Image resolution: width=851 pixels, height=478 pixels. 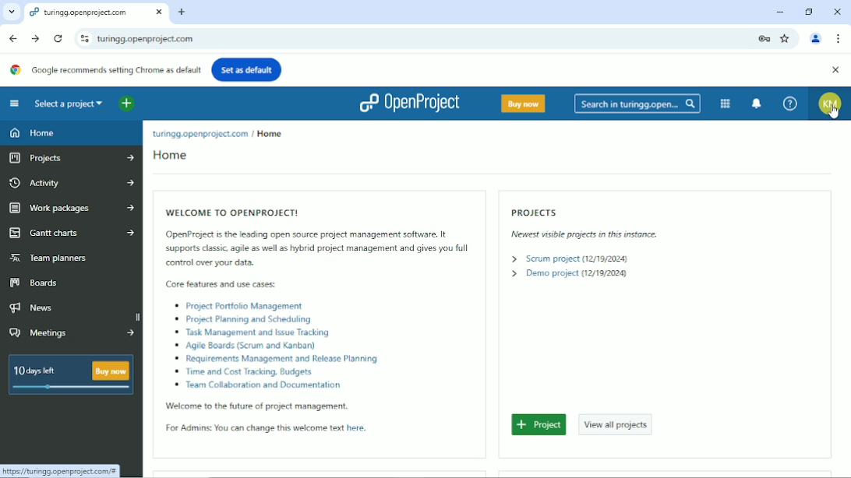 I want to click on location: tunngg.openproject.com / Home, so click(x=215, y=134).